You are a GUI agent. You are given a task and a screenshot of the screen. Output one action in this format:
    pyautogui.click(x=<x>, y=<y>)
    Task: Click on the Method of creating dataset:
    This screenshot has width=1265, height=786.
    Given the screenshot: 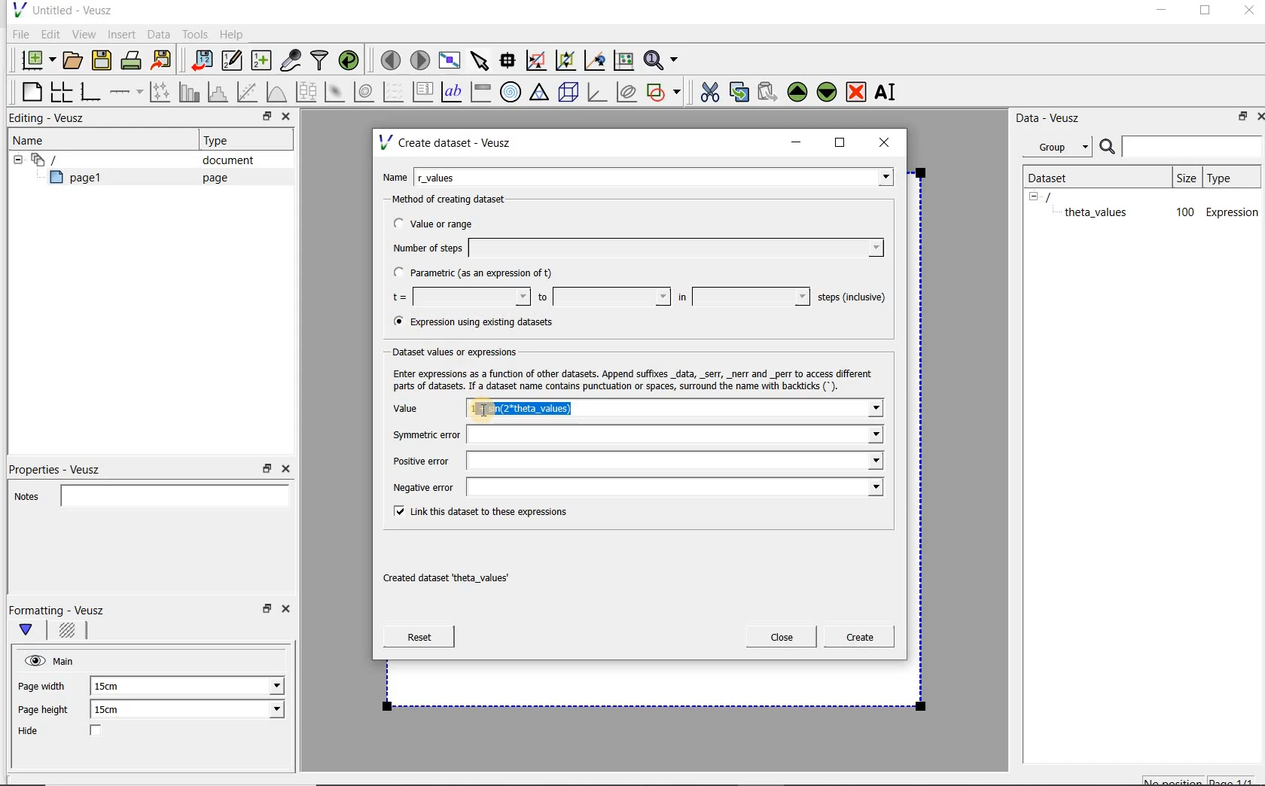 What is the action you would take?
    pyautogui.click(x=460, y=200)
    